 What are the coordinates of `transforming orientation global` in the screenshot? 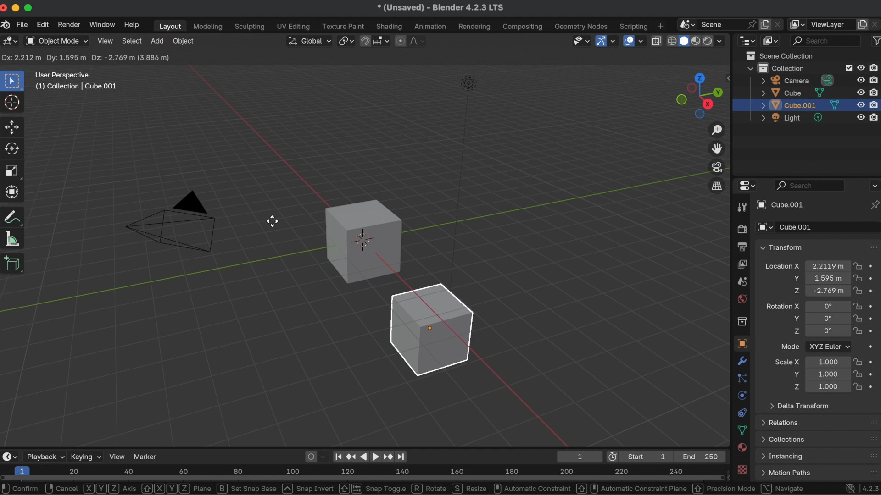 It's located at (308, 41).